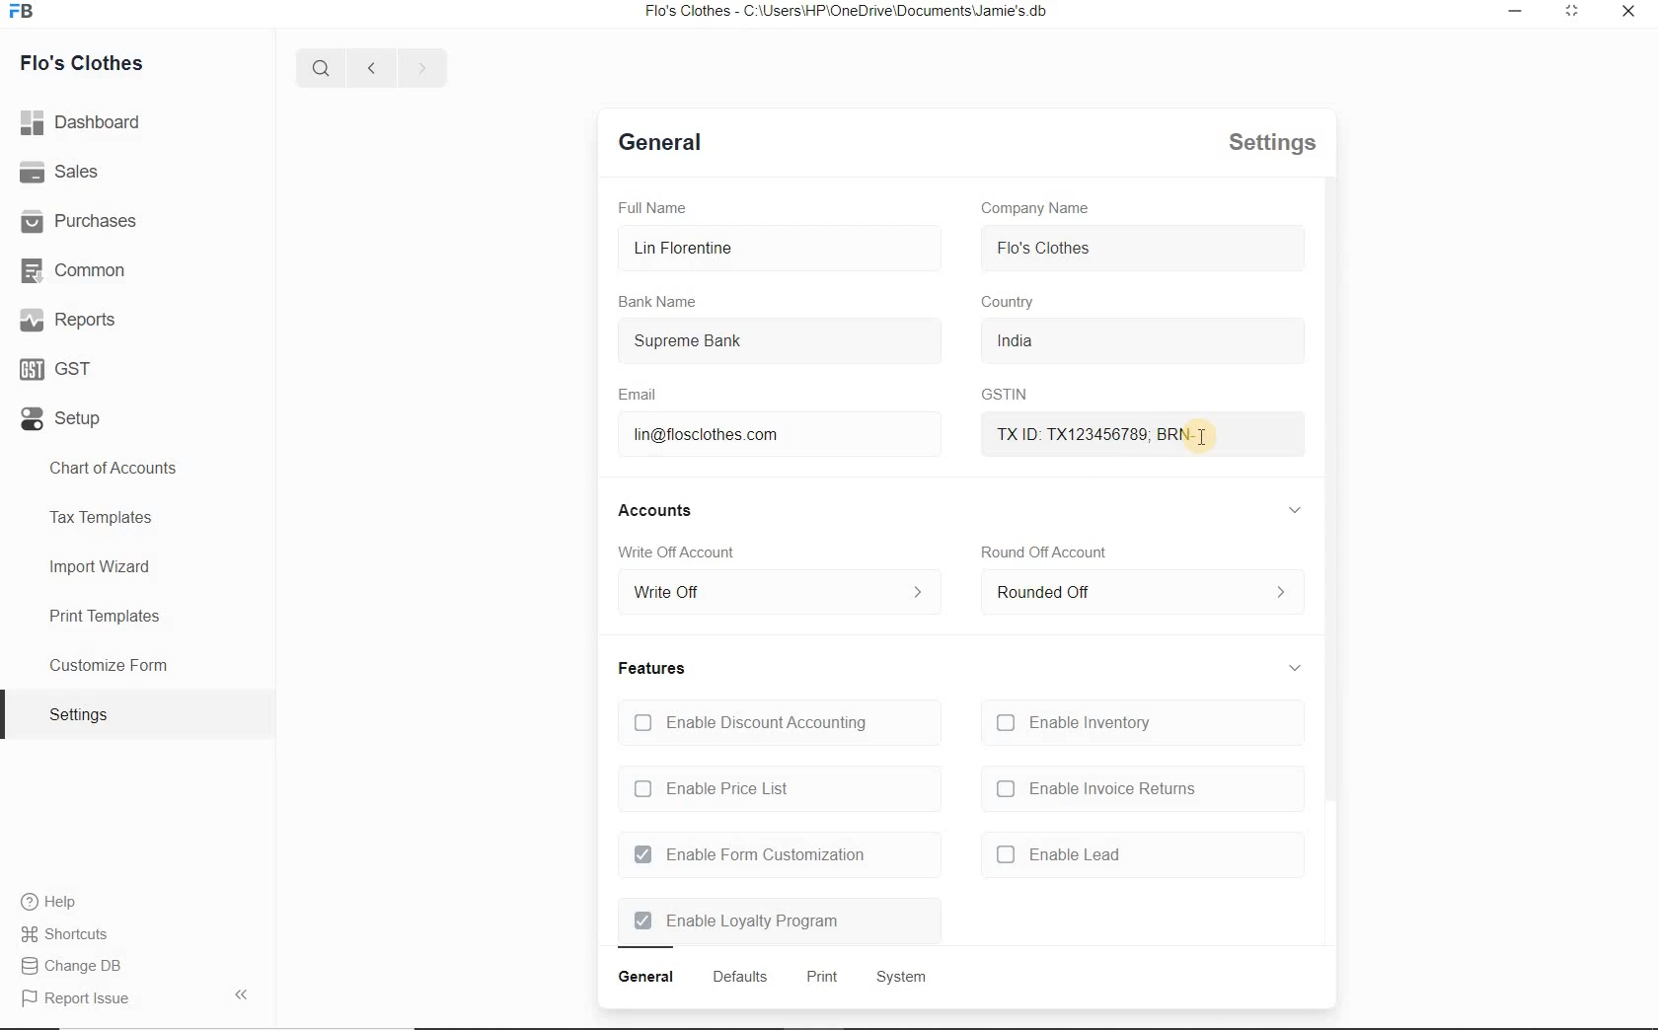 The image size is (1658, 1030). I want to click on system, so click(899, 976).